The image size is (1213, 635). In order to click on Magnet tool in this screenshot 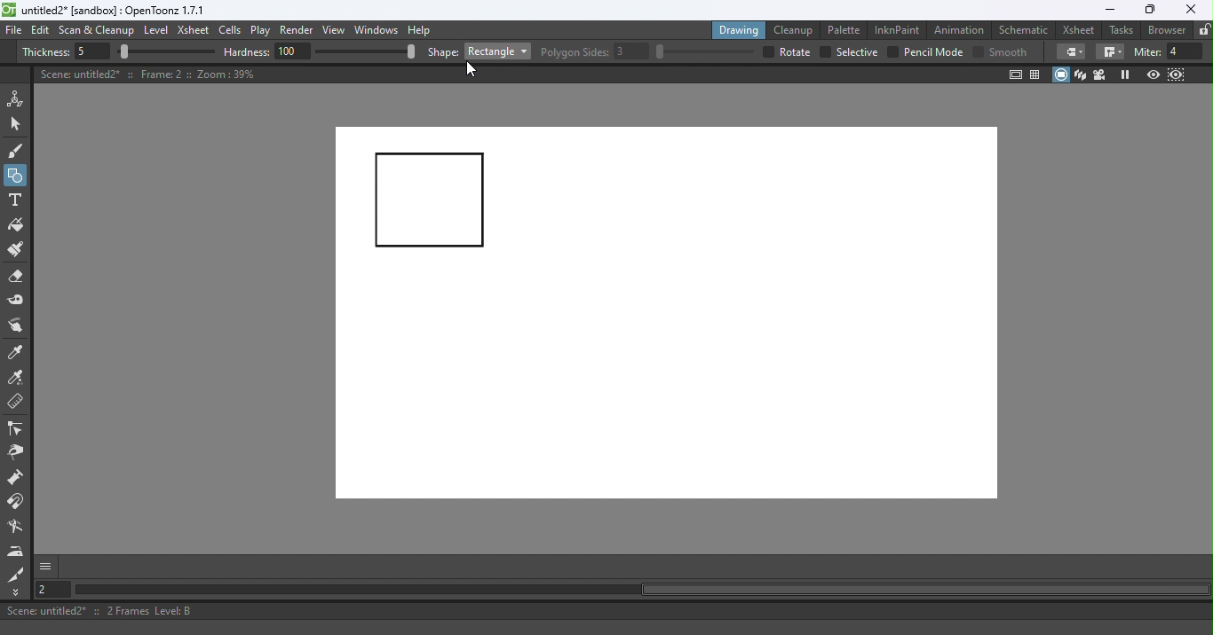, I will do `click(17, 479)`.